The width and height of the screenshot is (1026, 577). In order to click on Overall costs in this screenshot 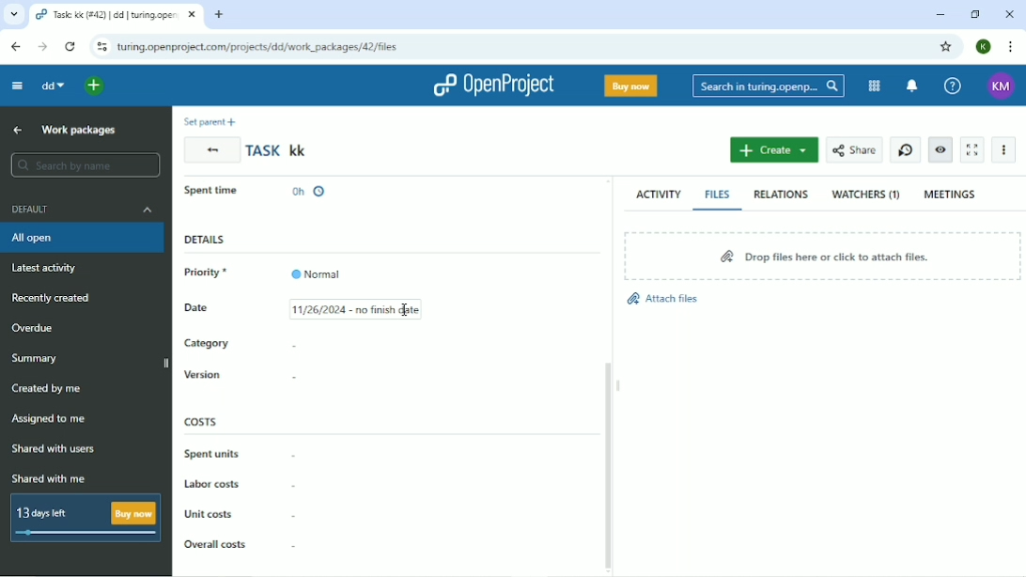, I will do `click(213, 544)`.